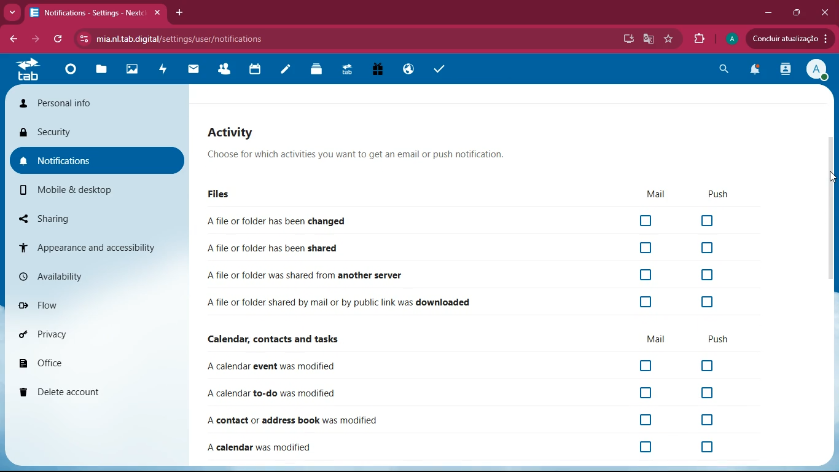 This screenshot has width=839, height=472. I want to click on A contact or address book was modified, so click(294, 421).